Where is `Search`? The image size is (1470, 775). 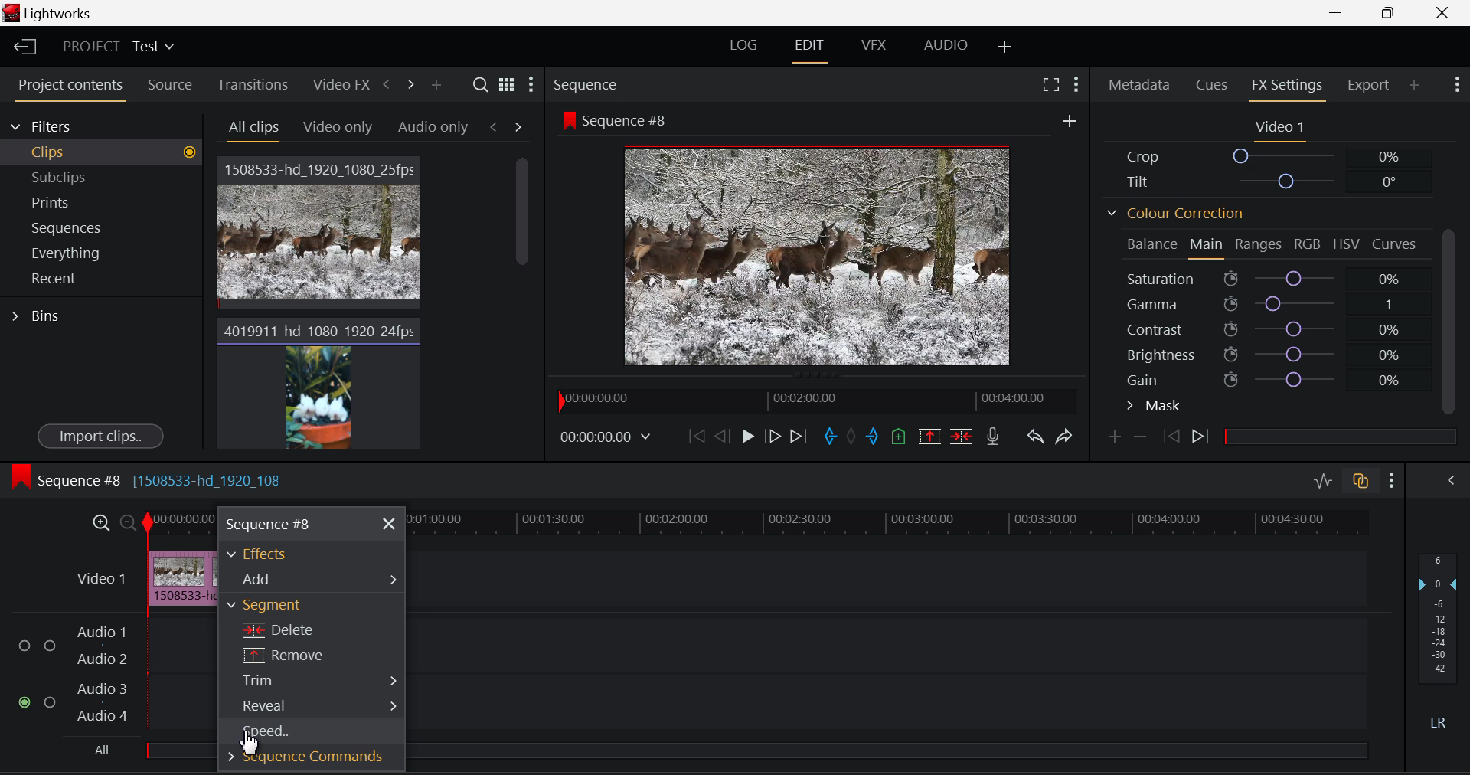
Search is located at coordinates (479, 85).